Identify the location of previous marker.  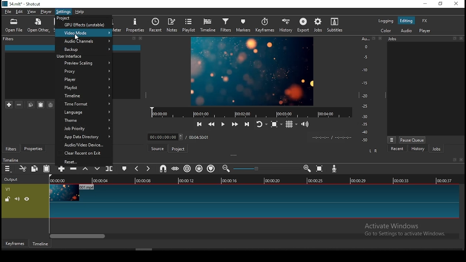
(136, 168).